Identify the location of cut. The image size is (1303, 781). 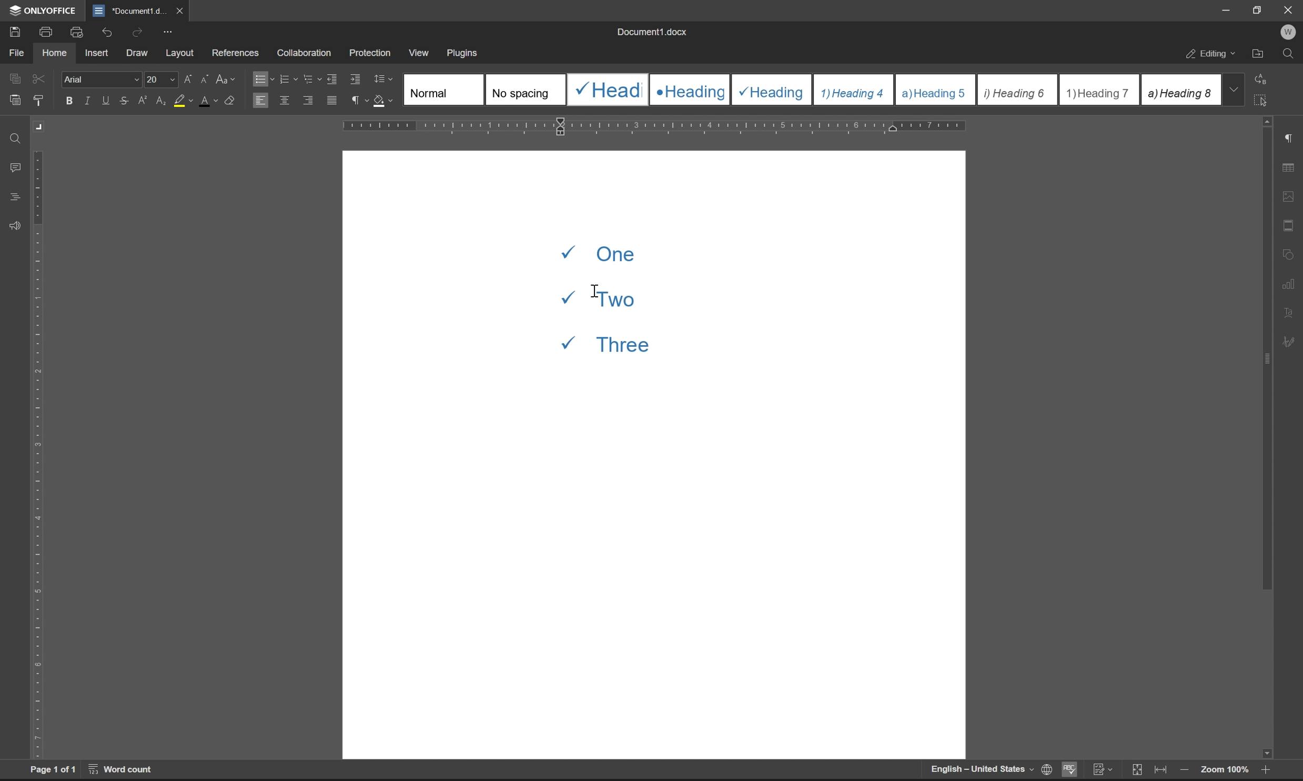
(40, 78).